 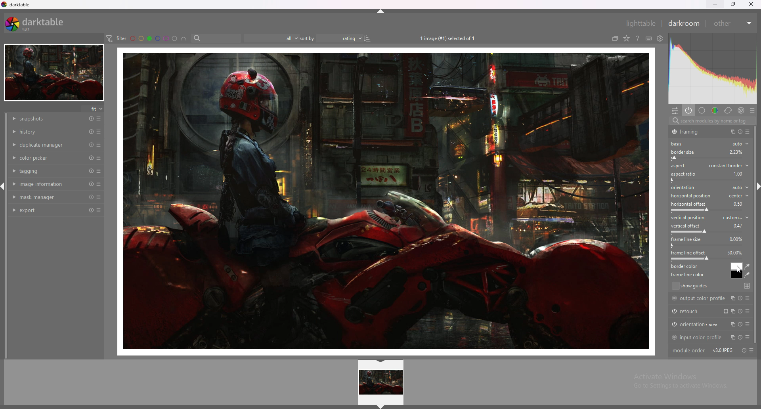 What do you see at coordinates (99, 171) in the screenshot?
I see `presets` at bounding box center [99, 171].